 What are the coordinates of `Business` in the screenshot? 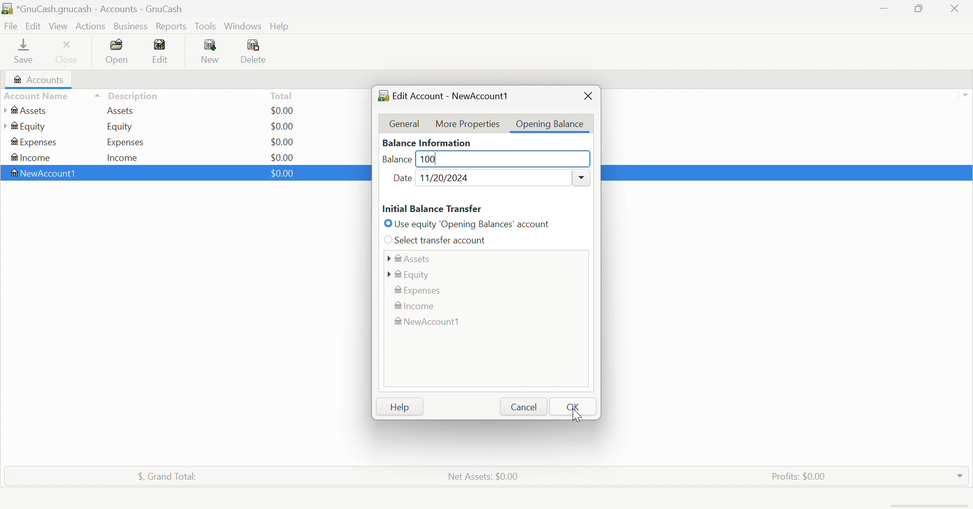 It's located at (131, 25).